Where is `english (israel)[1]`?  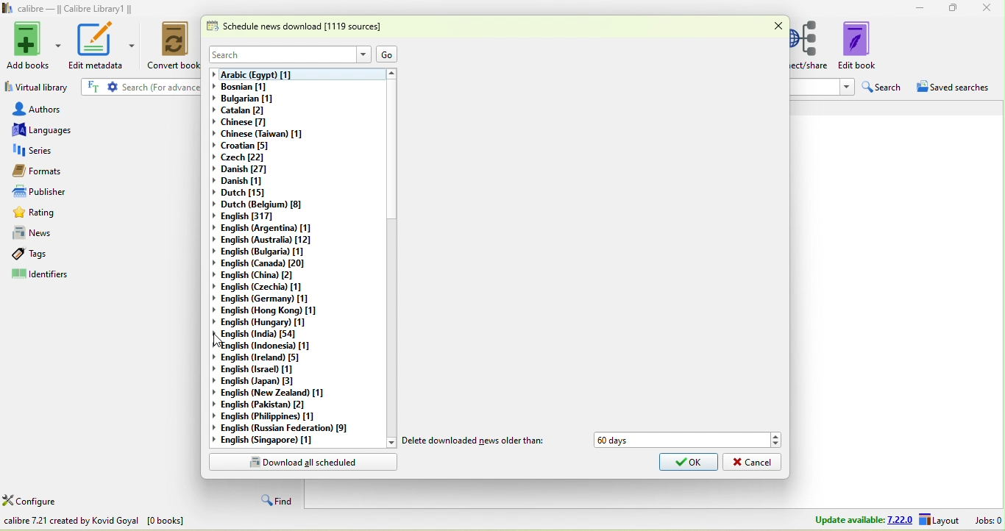
english (israel)[1] is located at coordinates (266, 370).